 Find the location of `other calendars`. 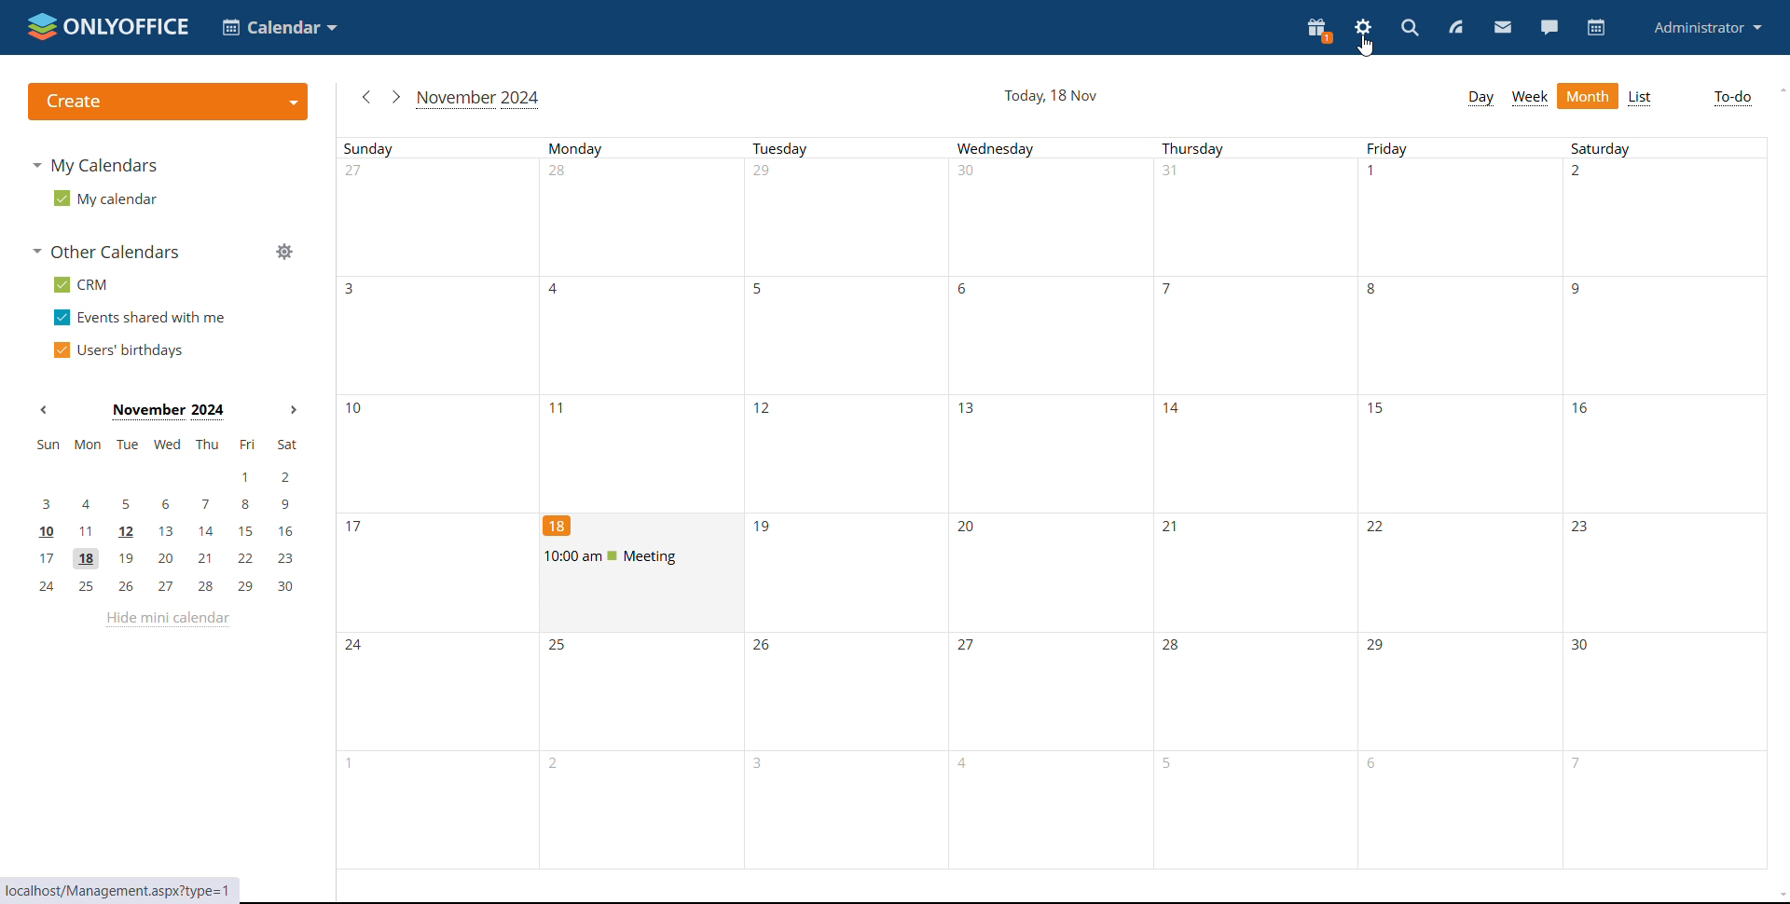

other calendars is located at coordinates (106, 252).